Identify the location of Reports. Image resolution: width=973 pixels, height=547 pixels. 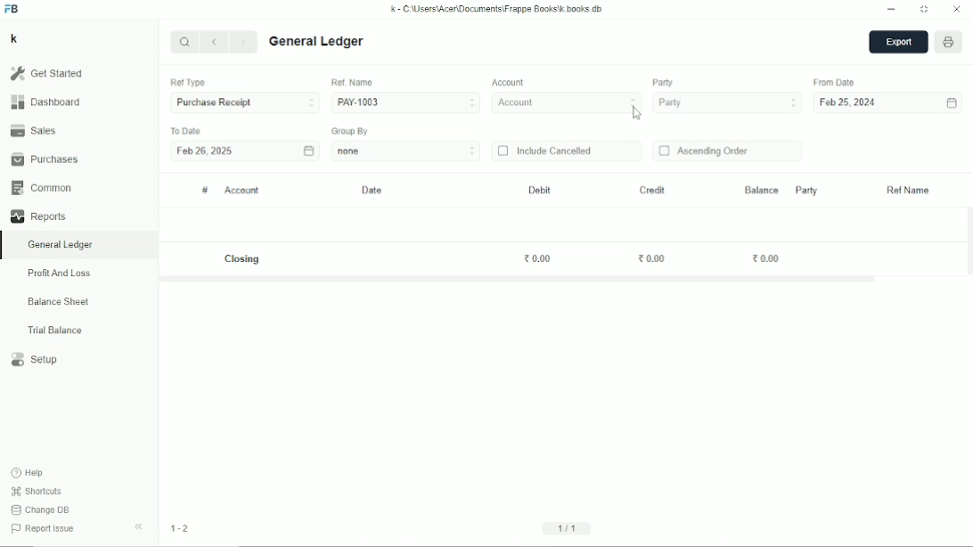
(37, 216).